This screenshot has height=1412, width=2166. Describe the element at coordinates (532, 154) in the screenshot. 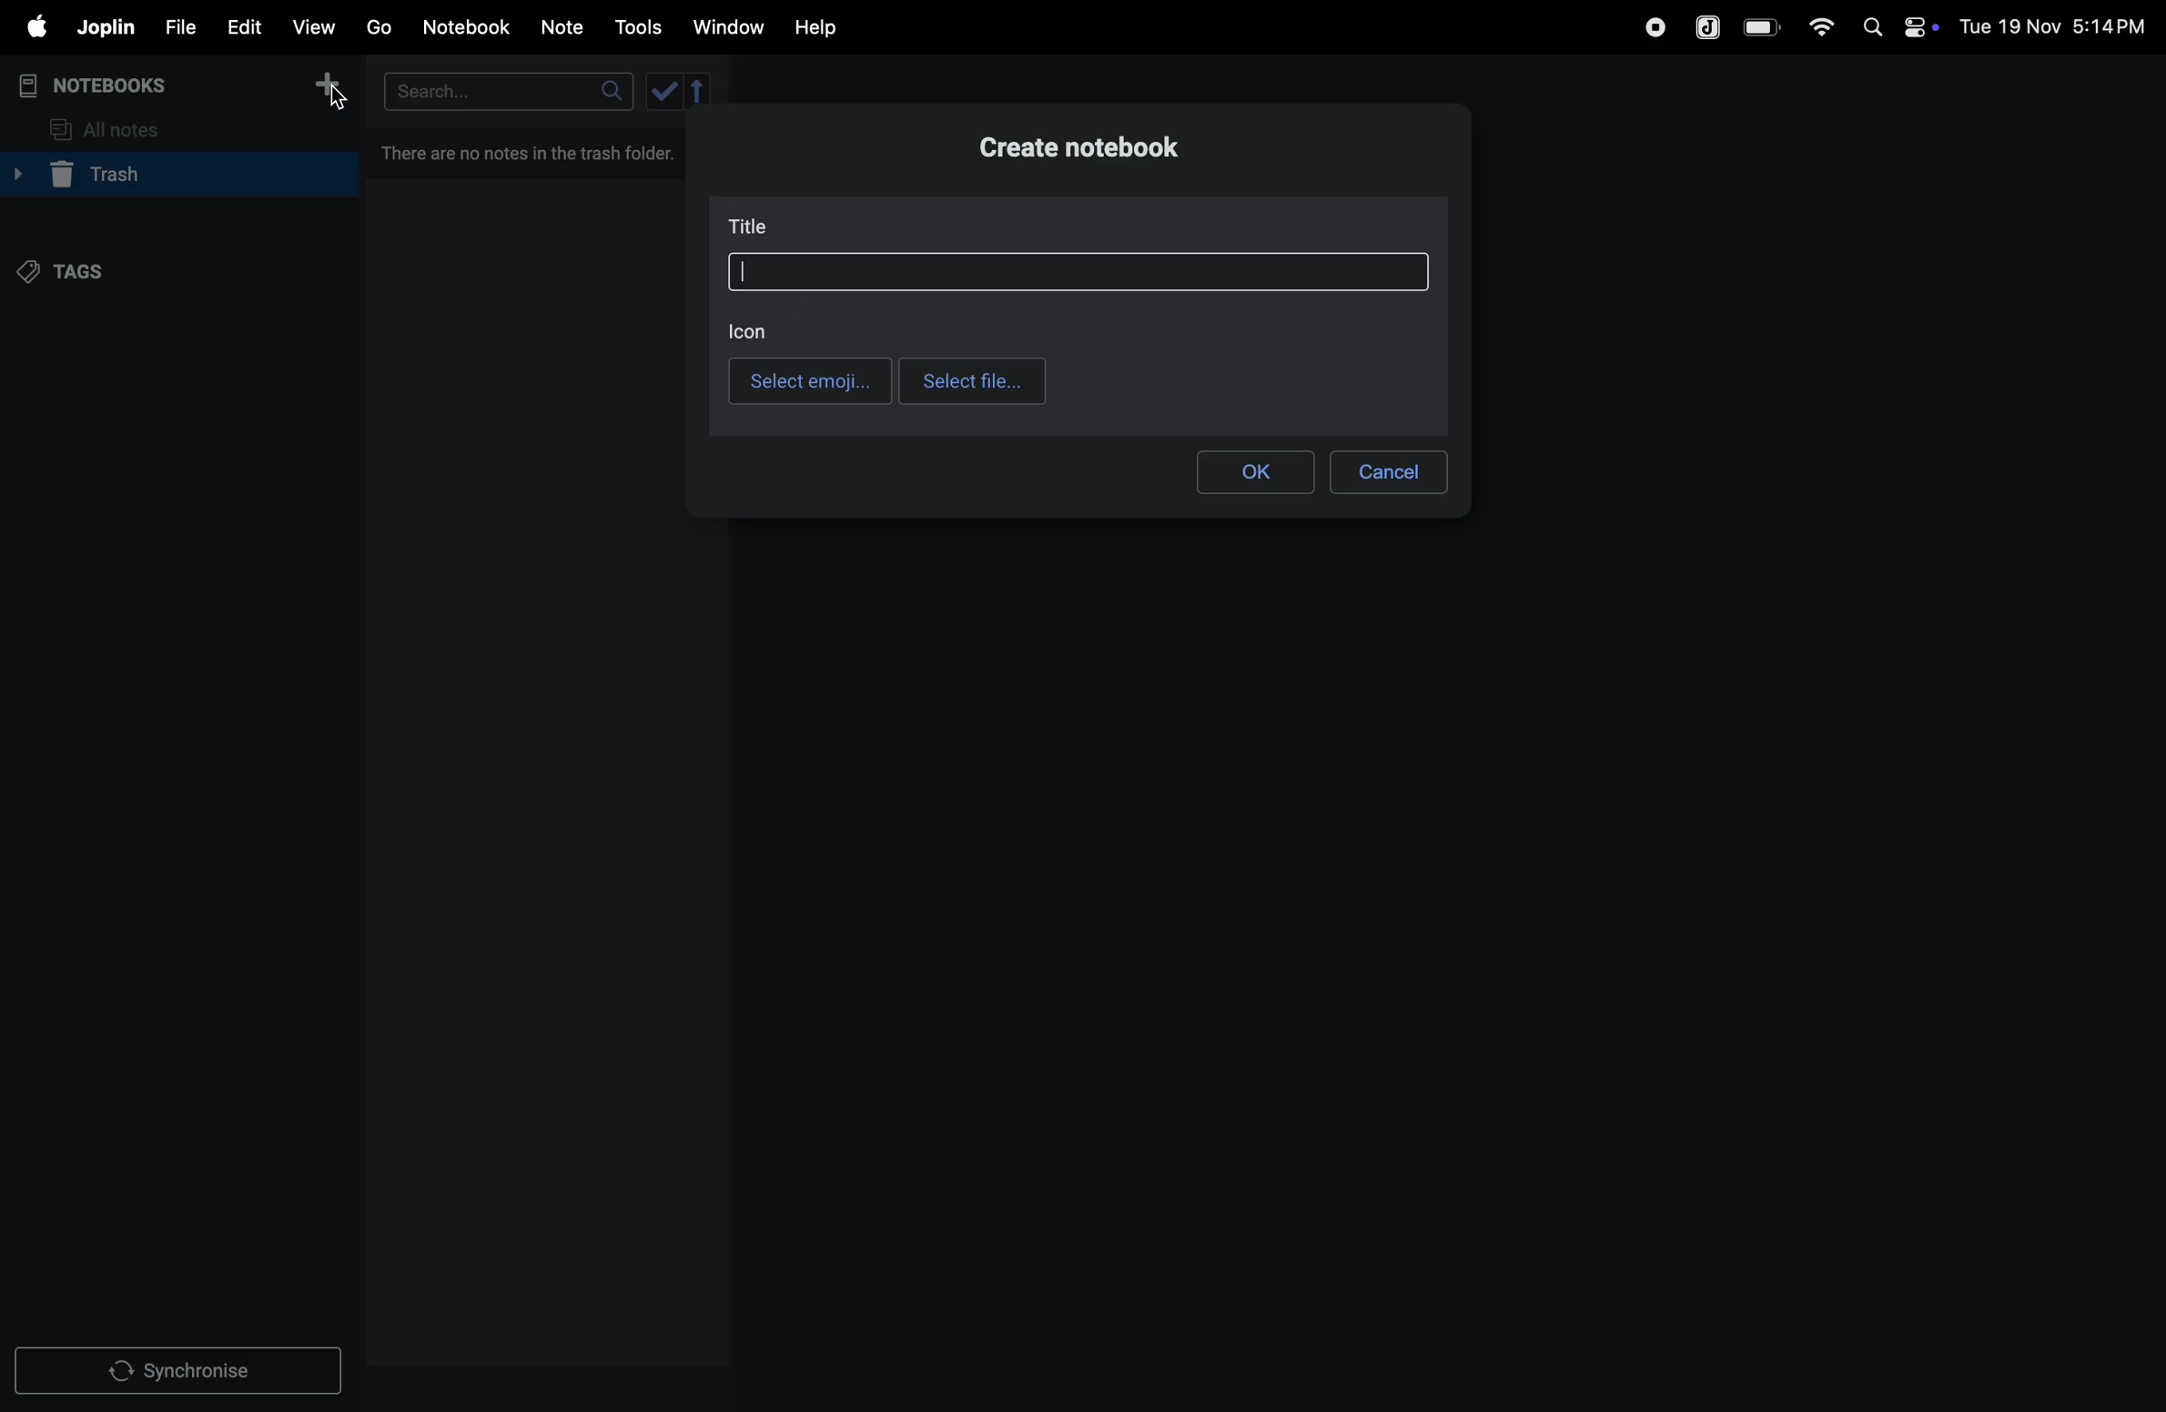

I see `there are no notes in trash folder` at that location.